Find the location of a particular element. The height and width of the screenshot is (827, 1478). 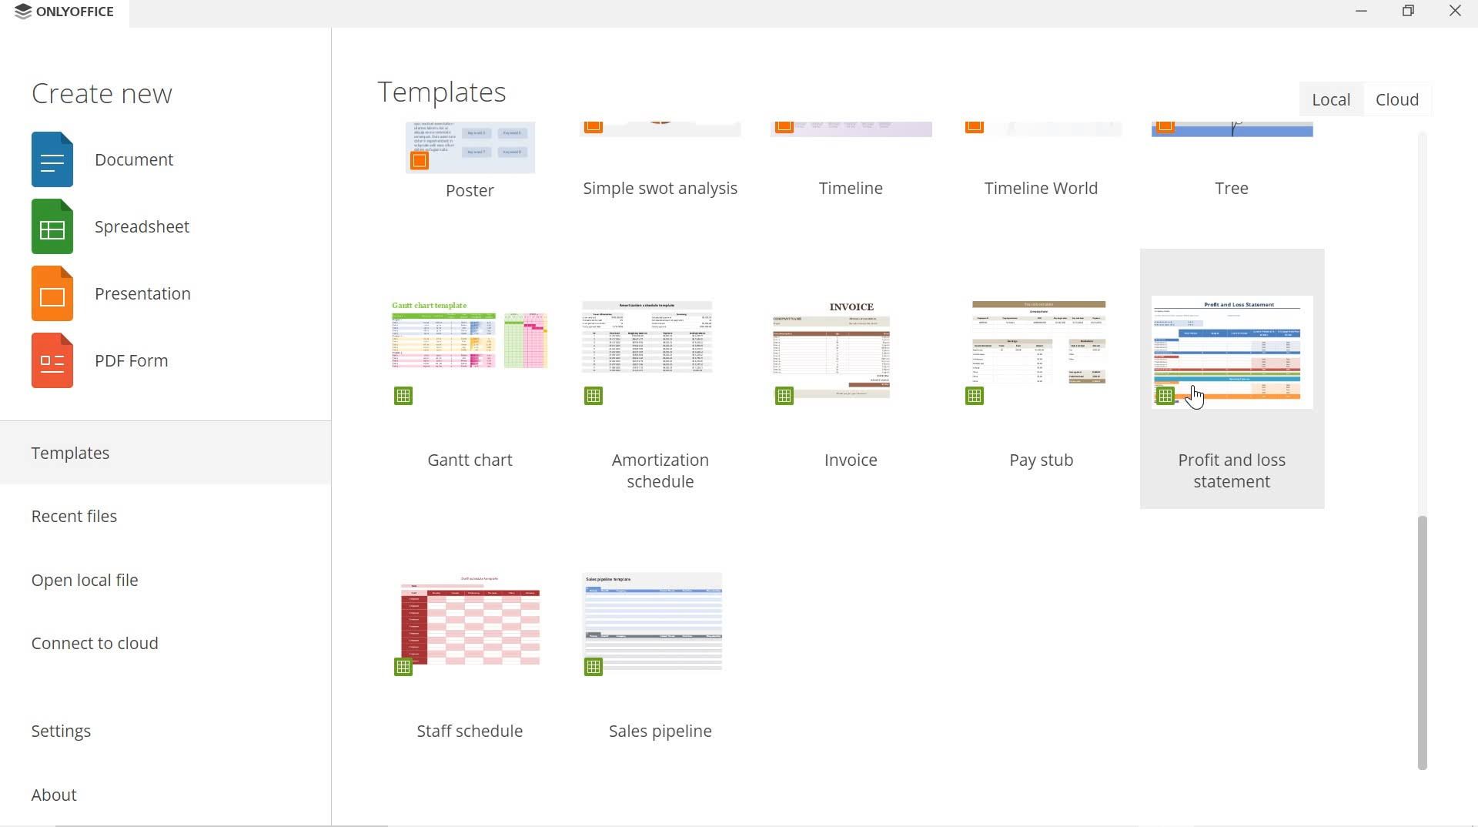

SPREADSHEET is located at coordinates (105, 225).